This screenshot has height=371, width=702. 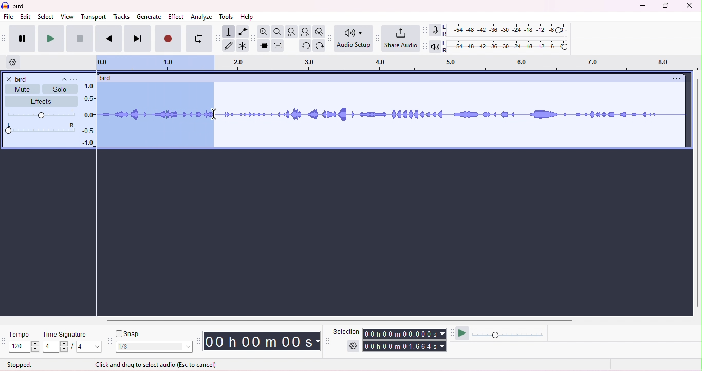 I want to click on effect, so click(x=177, y=17).